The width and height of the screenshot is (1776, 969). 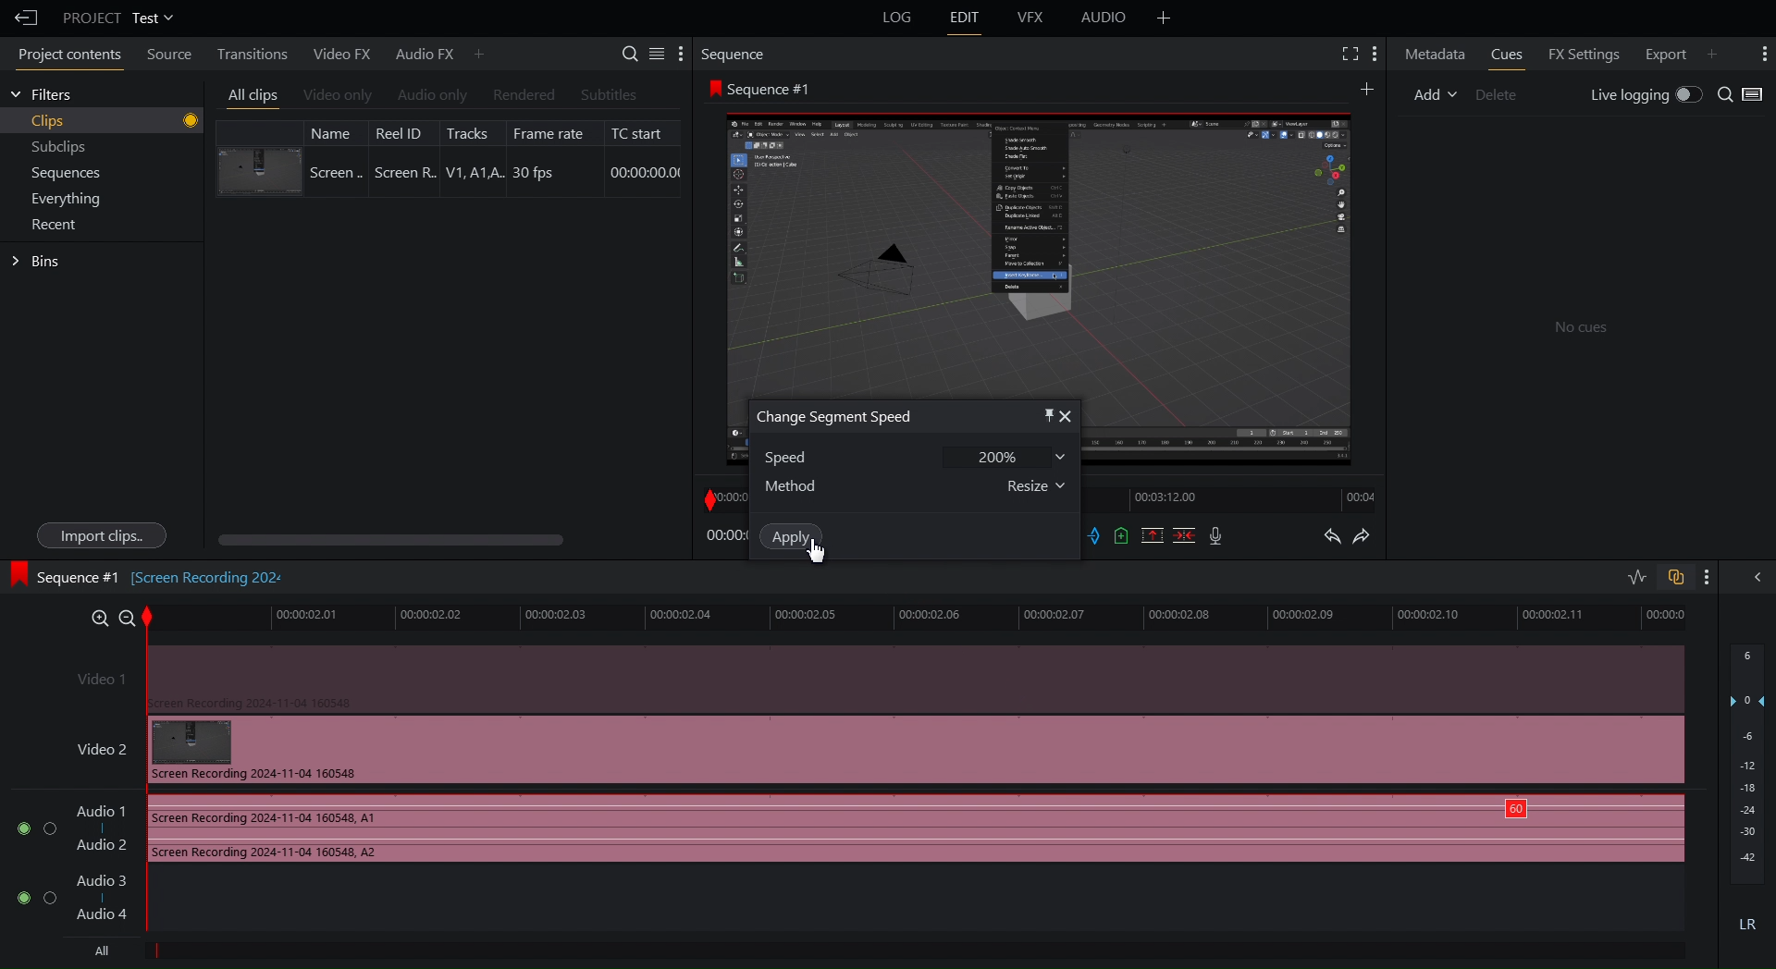 What do you see at coordinates (843, 830) in the screenshot?
I see `Audio Track 1` at bounding box center [843, 830].